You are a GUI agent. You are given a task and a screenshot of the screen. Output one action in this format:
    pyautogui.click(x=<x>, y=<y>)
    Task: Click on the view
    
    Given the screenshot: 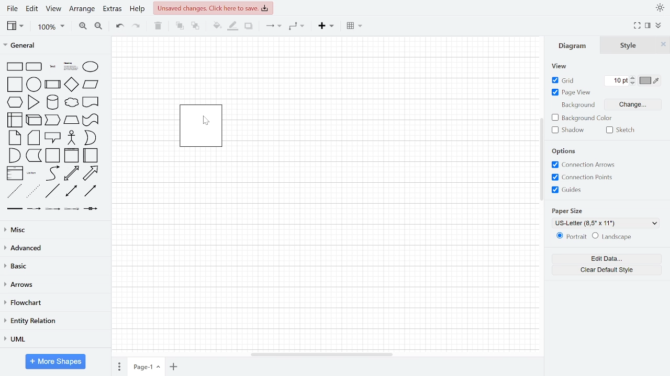 What is the action you would take?
    pyautogui.click(x=16, y=27)
    